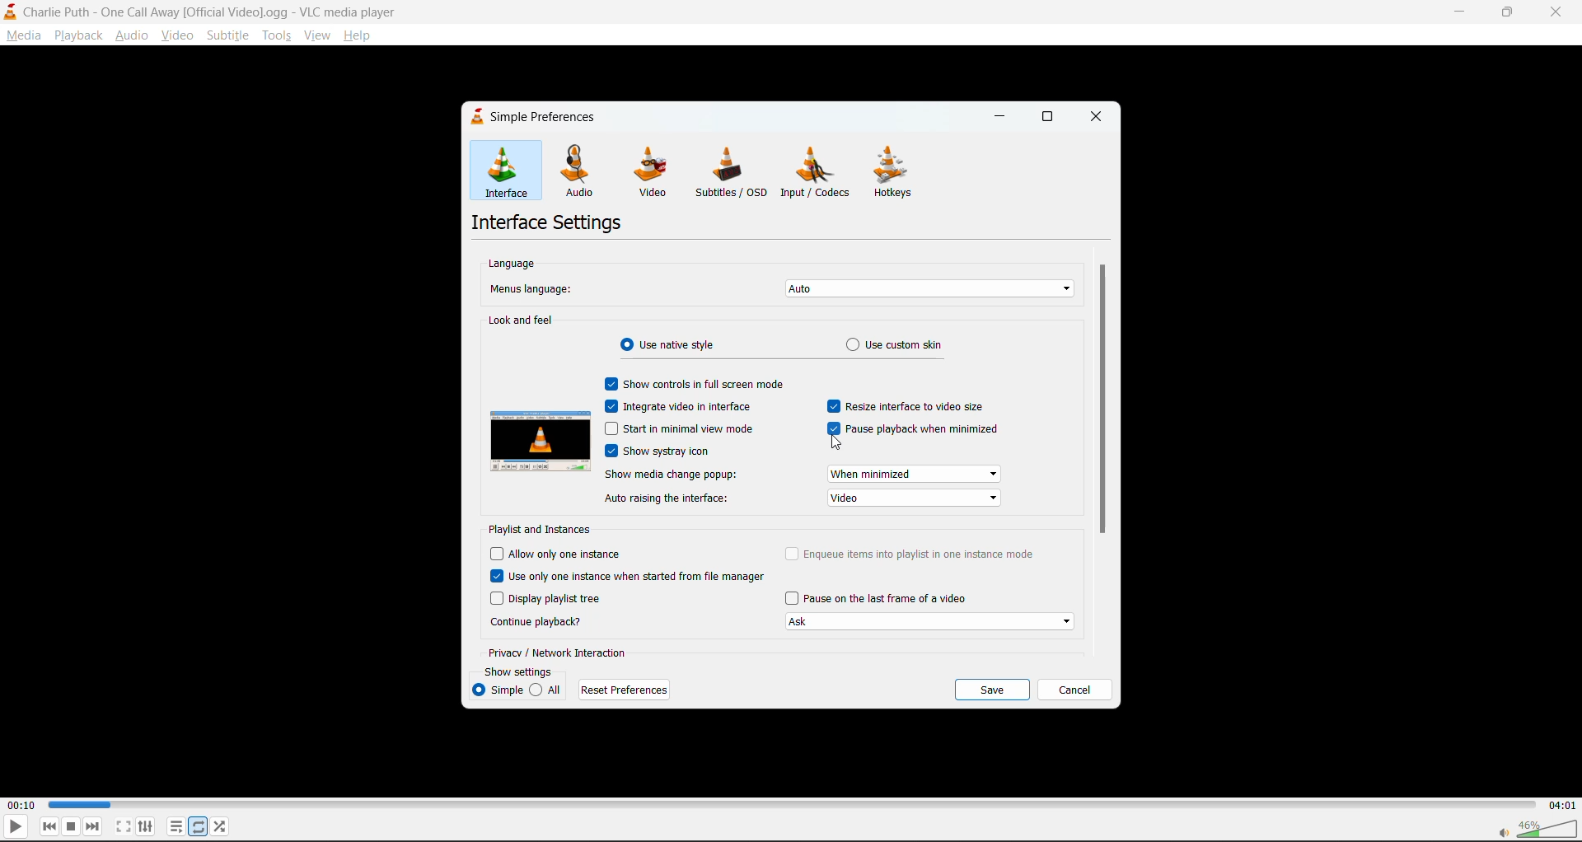 The width and height of the screenshot is (1582, 842). Describe the element at coordinates (541, 440) in the screenshot. I see `preview` at that location.